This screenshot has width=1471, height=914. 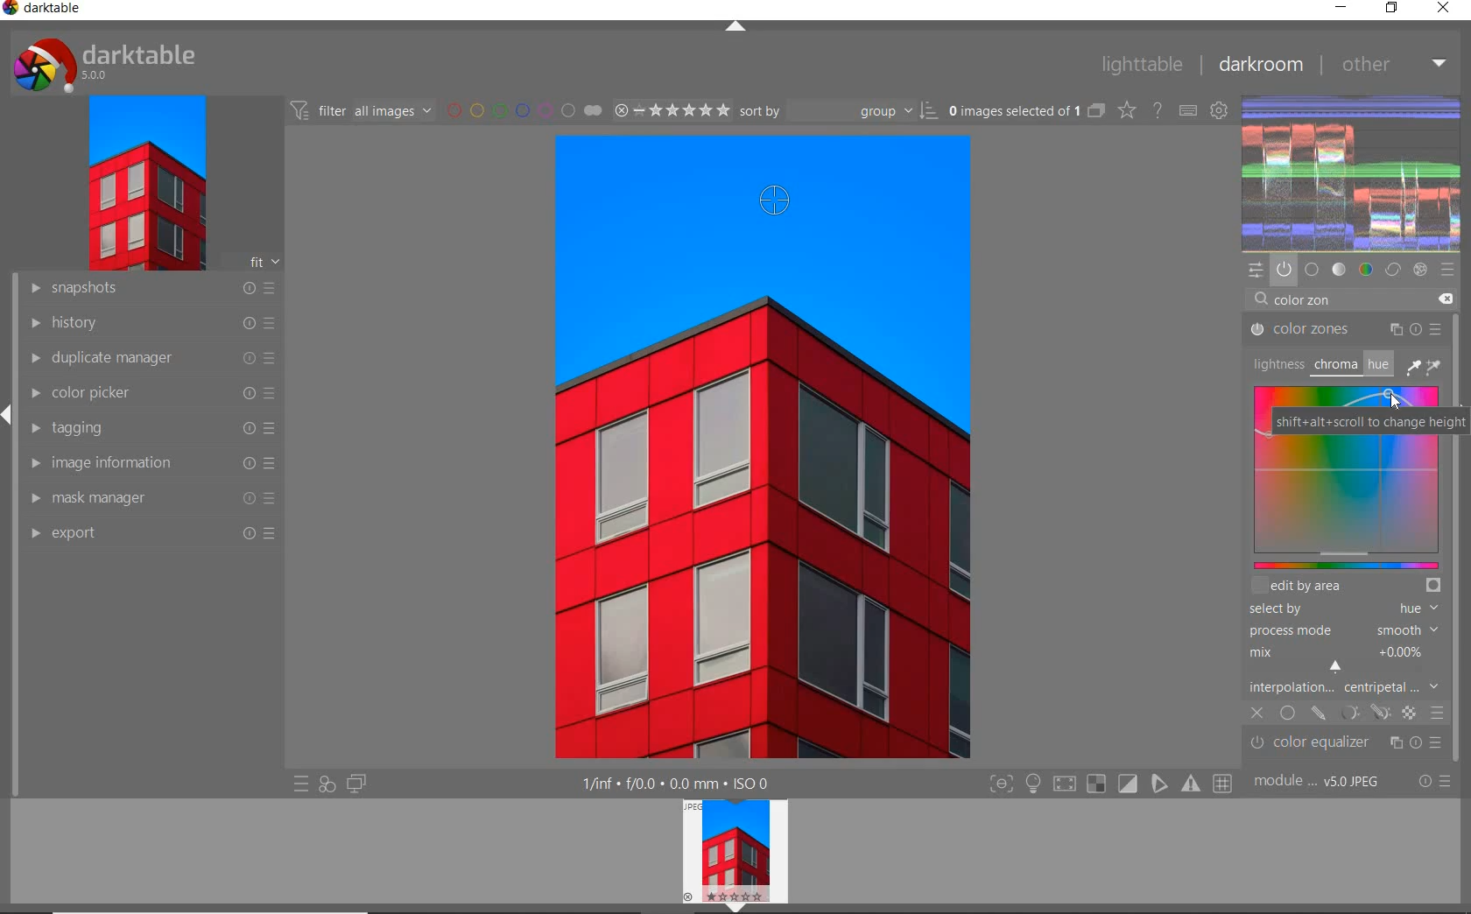 What do you see at coordinates (736, 27) in the screenshot?
I see `expand/collapse` at bounding box center [736, 27].